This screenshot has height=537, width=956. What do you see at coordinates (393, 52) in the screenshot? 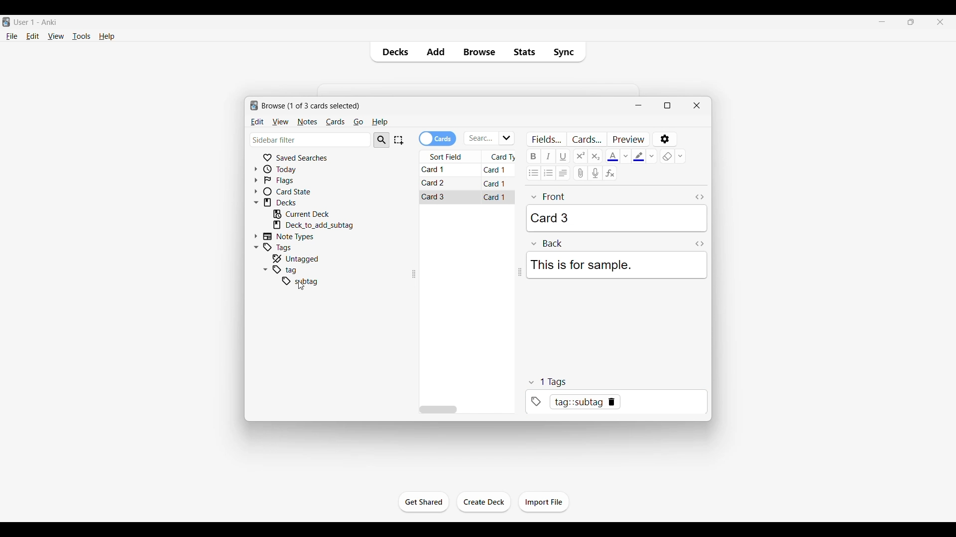
I see `Decks` at bounding box center [393, 52].